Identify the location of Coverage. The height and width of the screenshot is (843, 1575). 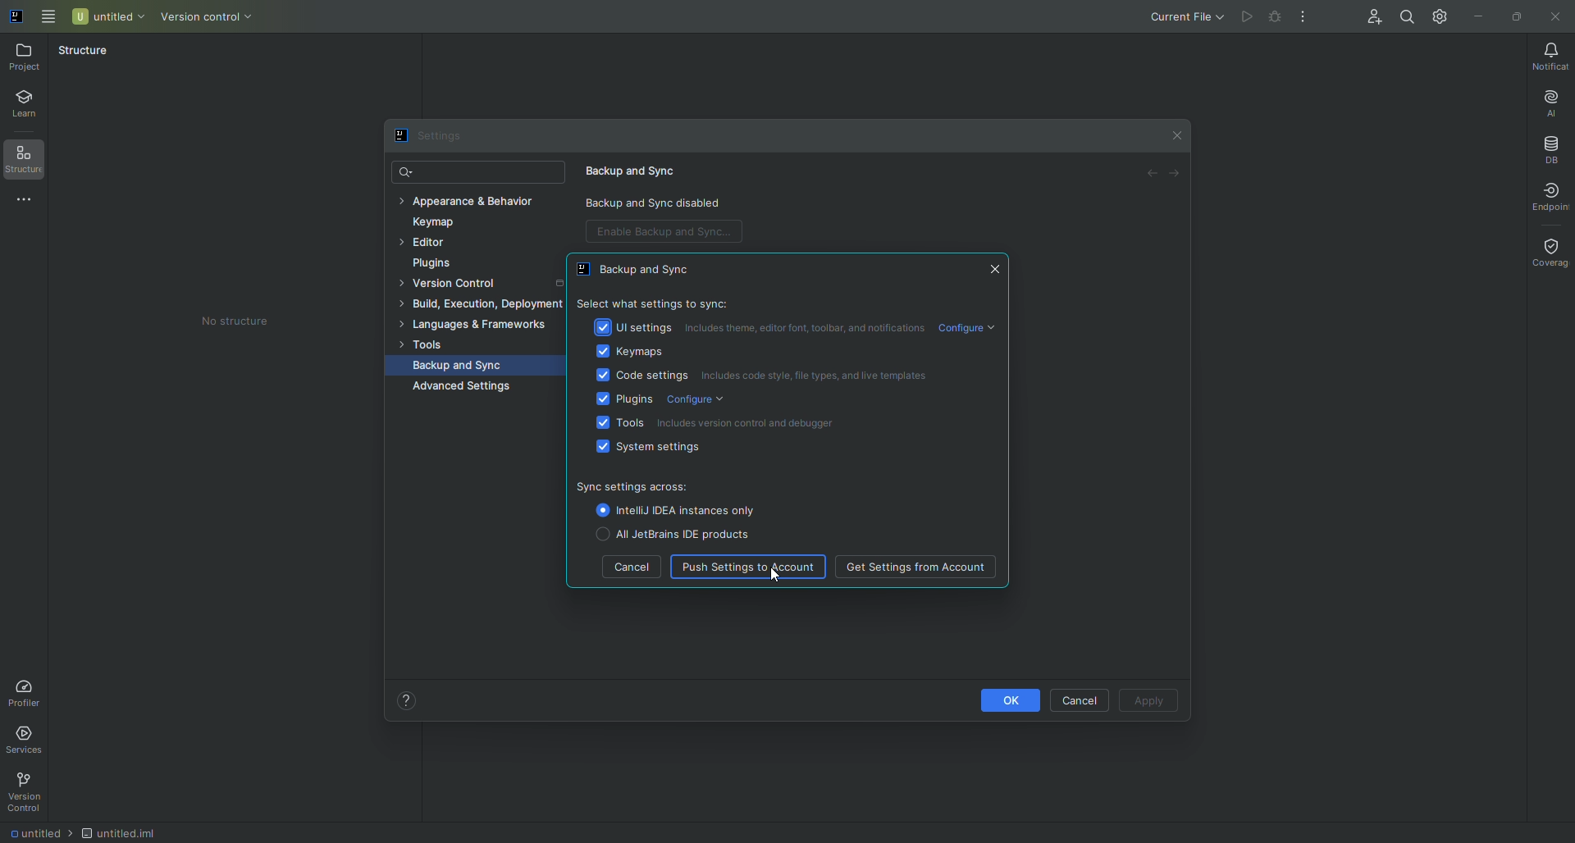
(1548, 251).